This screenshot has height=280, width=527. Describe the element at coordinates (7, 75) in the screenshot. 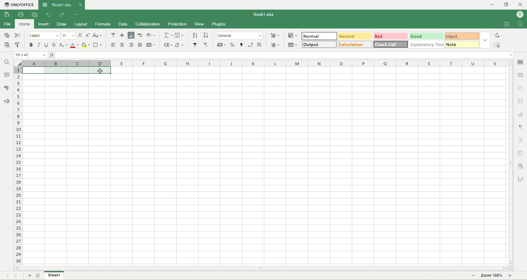

I see `comment` at that location.